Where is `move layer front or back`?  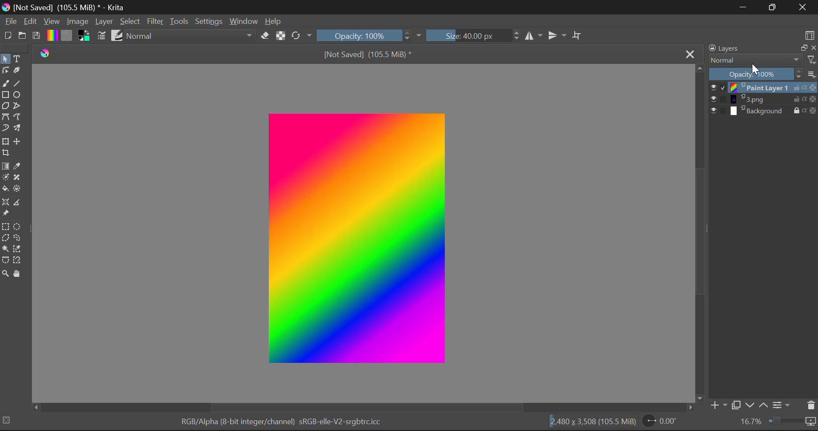
move layer front or back is located at coordinates (758, 406).